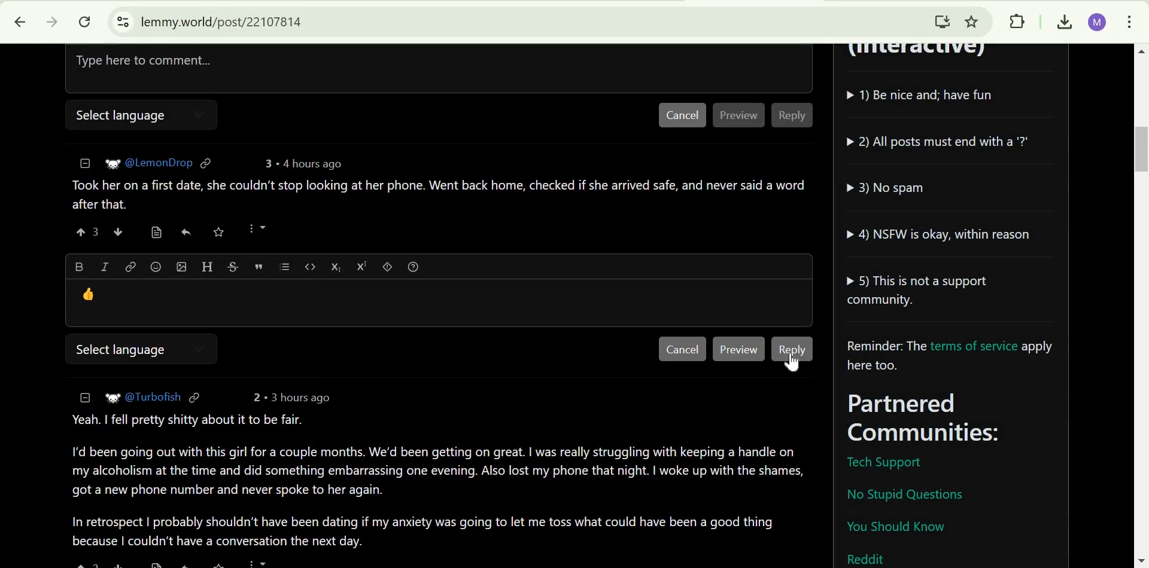  What do you see at coordinates (119, 349) in the screenshot?
I see `Select language` at bounding box center [119, 349].